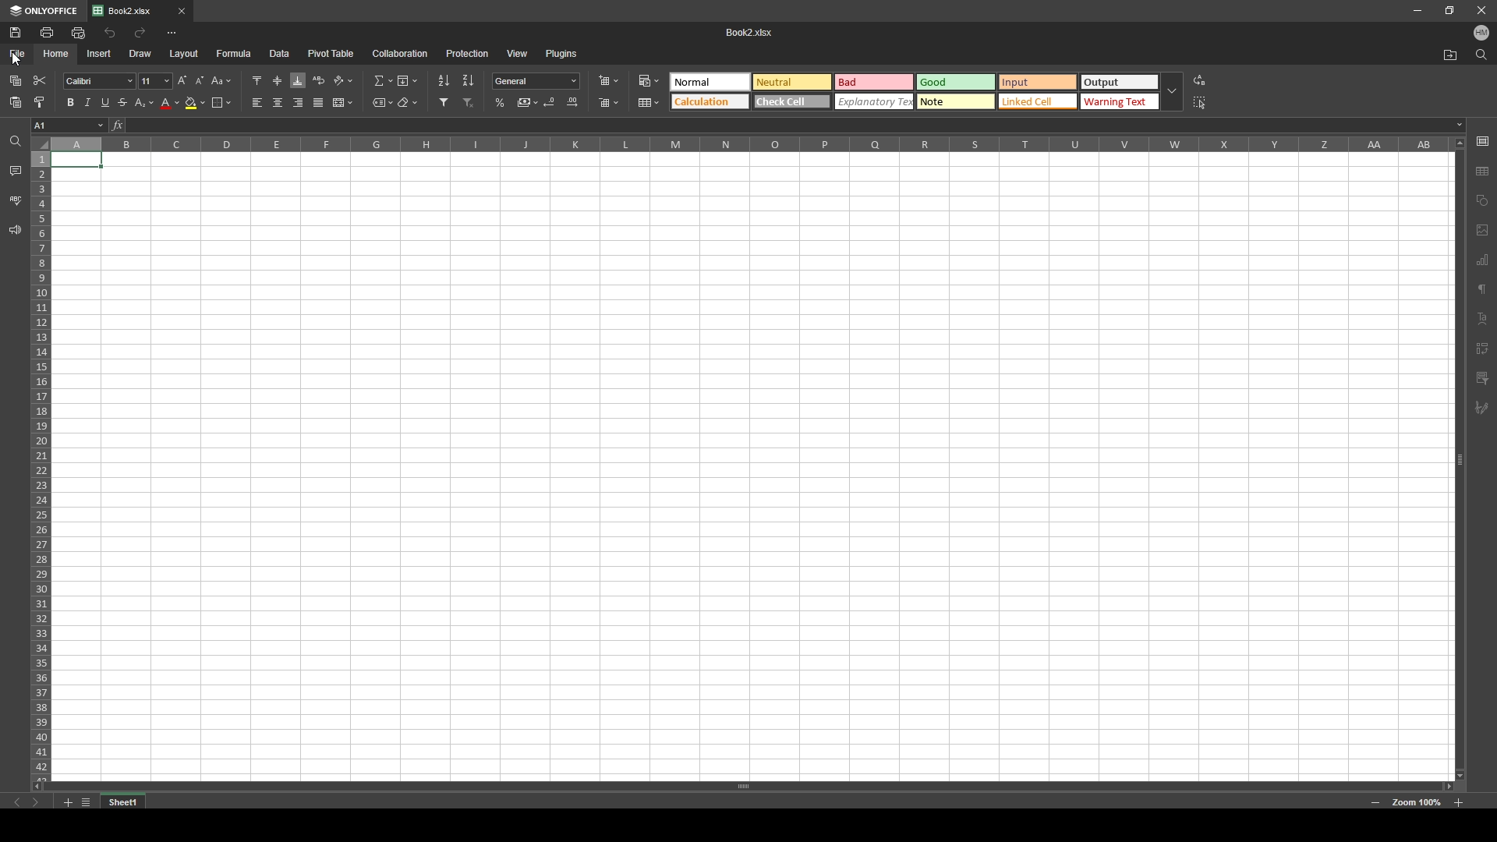 Image resolution: width=1497 pixels, height=842 pixels. I want to click on layout, so click(185, 54).